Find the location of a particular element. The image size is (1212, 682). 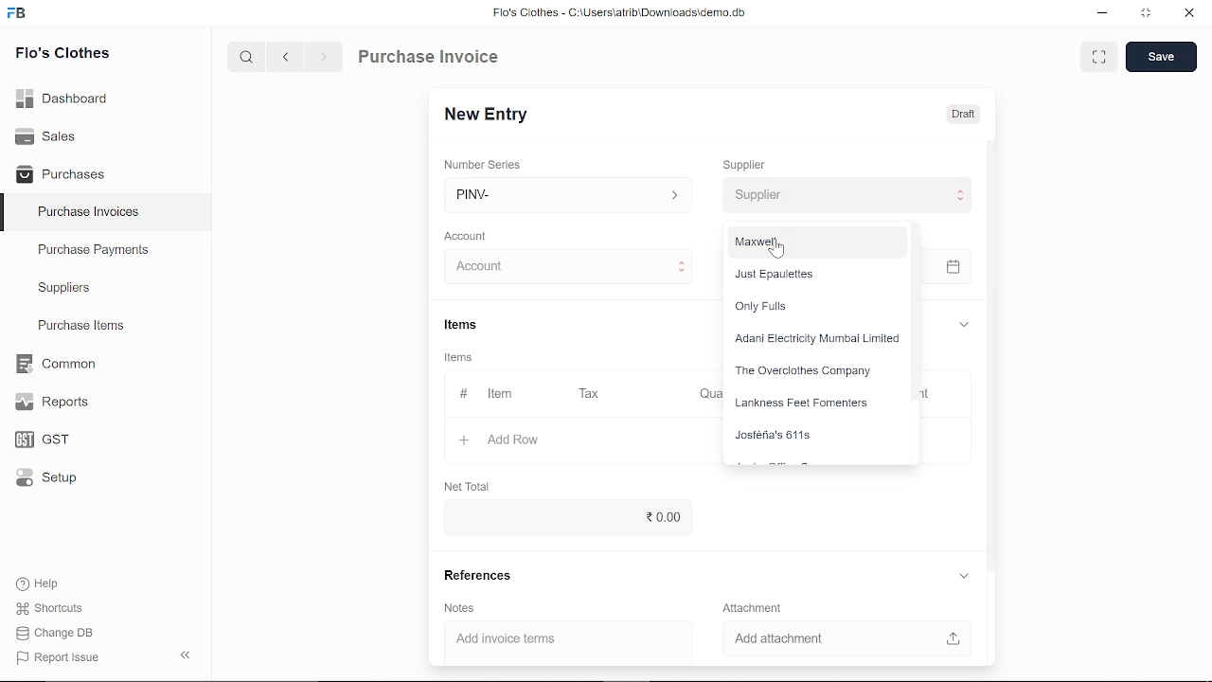

Setup is located at coordinates (42, 481).